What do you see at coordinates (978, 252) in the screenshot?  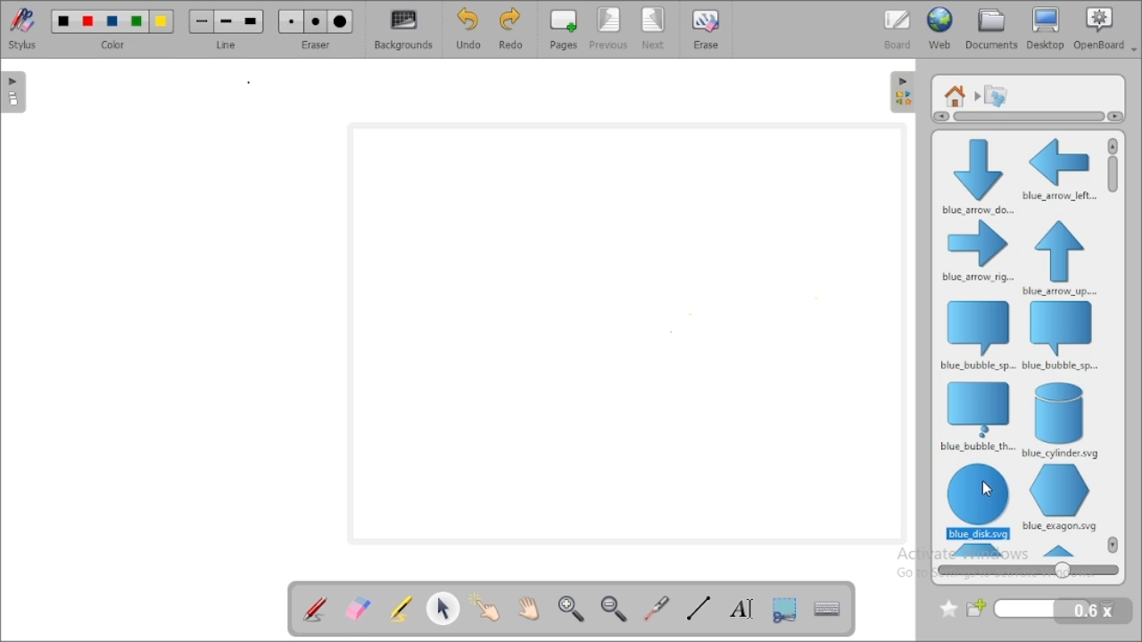 I see `blue arrow right` at bounding box center [978, 252].